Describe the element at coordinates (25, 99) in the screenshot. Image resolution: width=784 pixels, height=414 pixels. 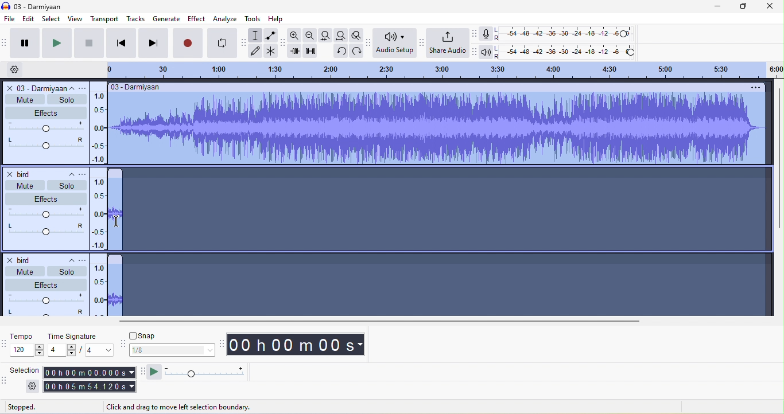
I see `mute` at that location.